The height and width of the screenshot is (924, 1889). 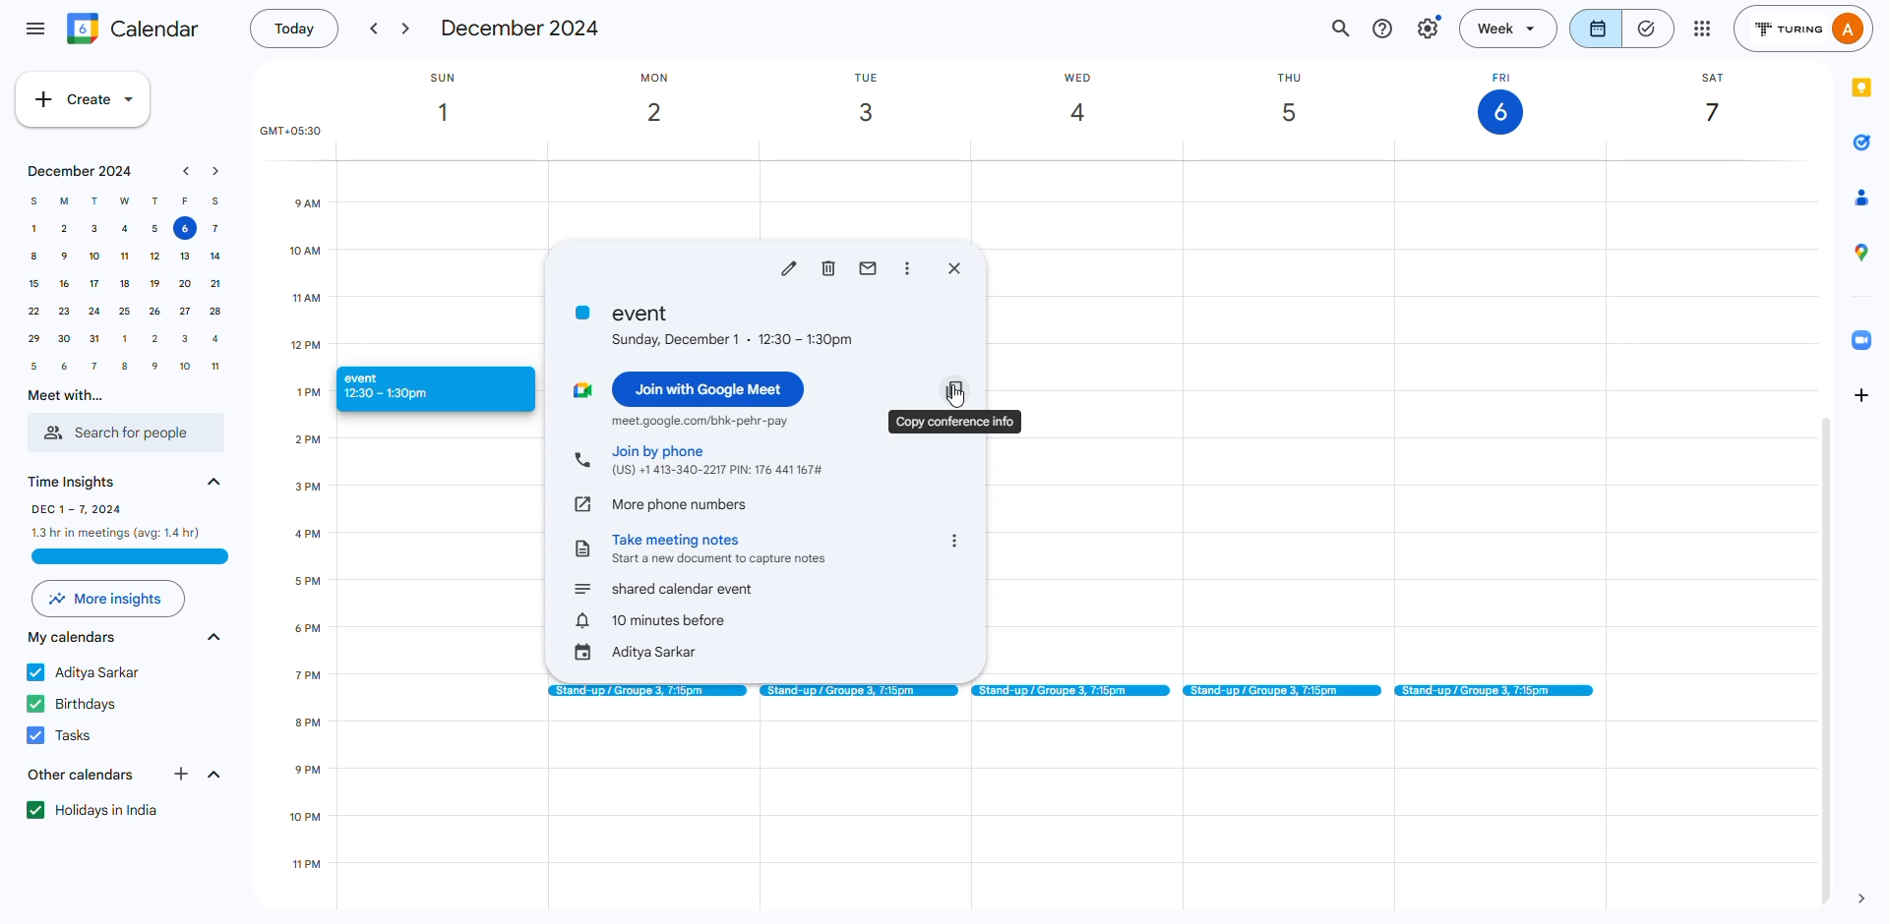 What do you see at coordinates (153, 284) in the screenshot?
I see `19` at bounding box center [153, 284].